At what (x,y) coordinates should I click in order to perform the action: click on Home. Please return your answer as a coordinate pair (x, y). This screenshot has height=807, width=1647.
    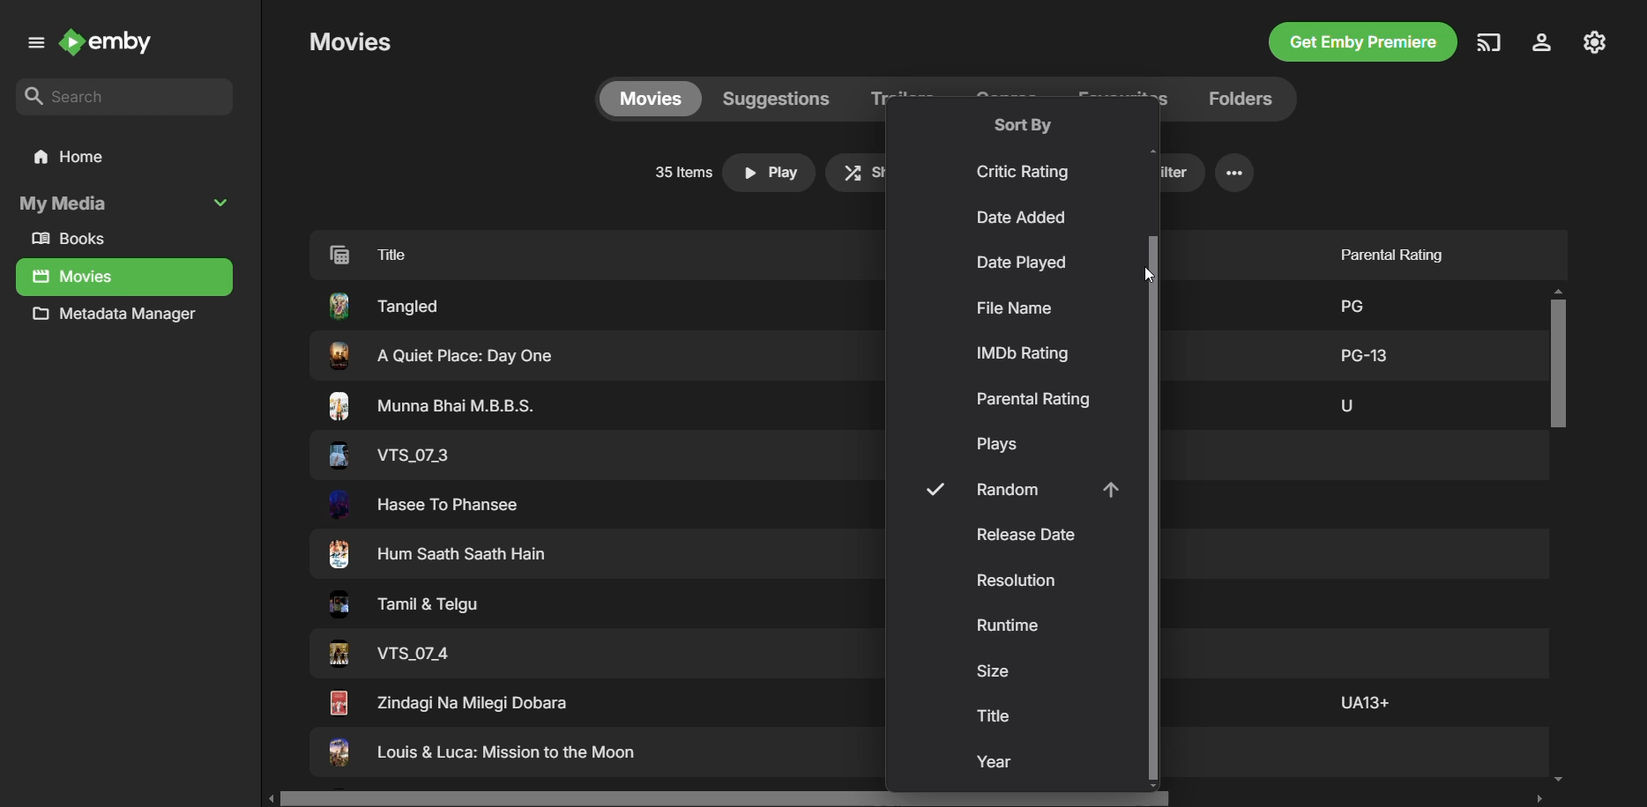
    Looking at the image, I should click on (123, 158).